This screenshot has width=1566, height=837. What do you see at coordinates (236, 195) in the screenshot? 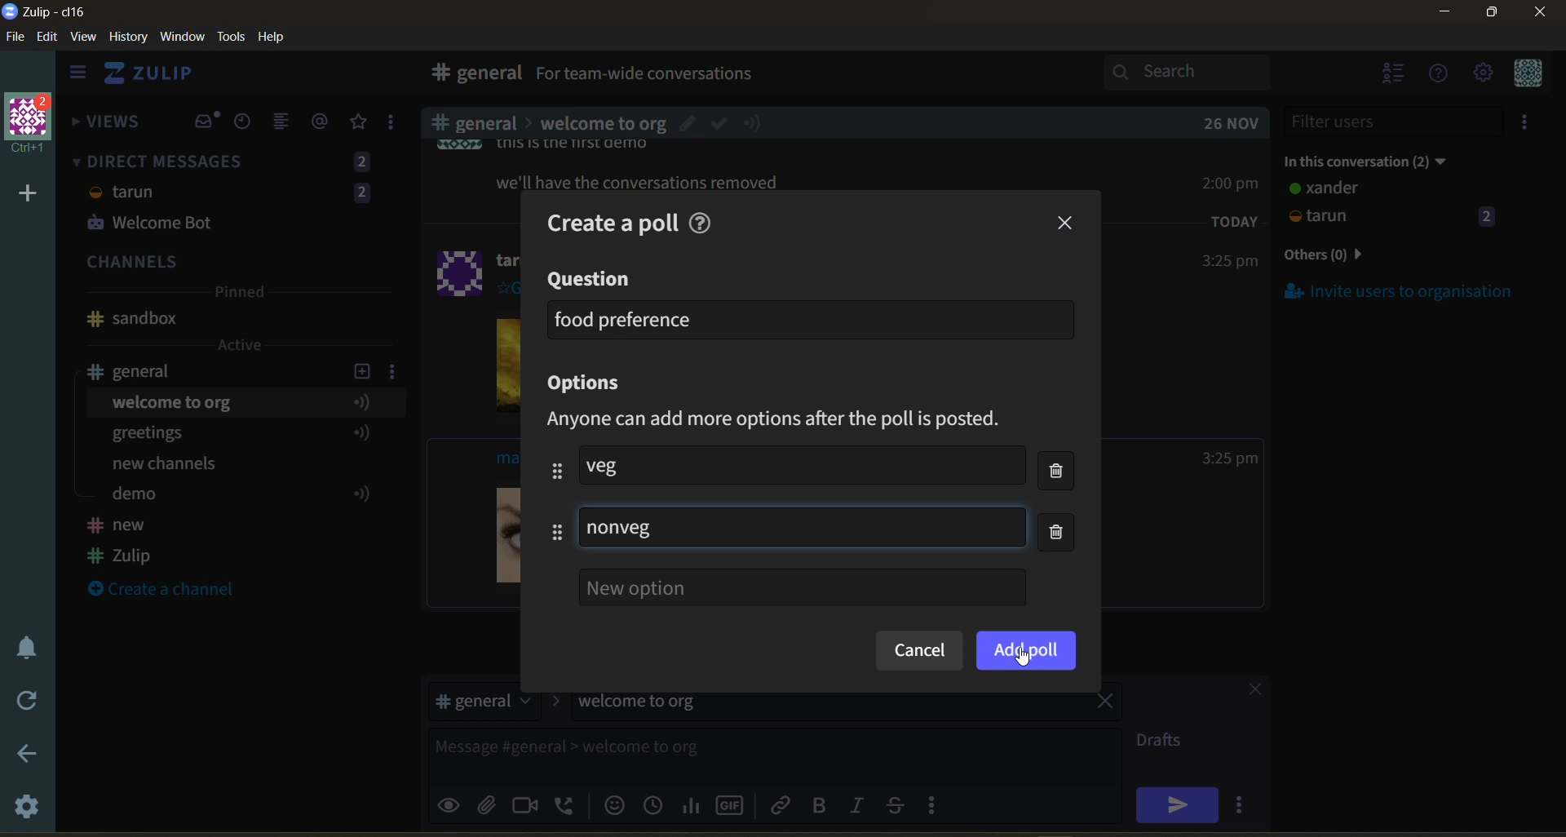
I see `direct messages` at bounding box center [236, 195].